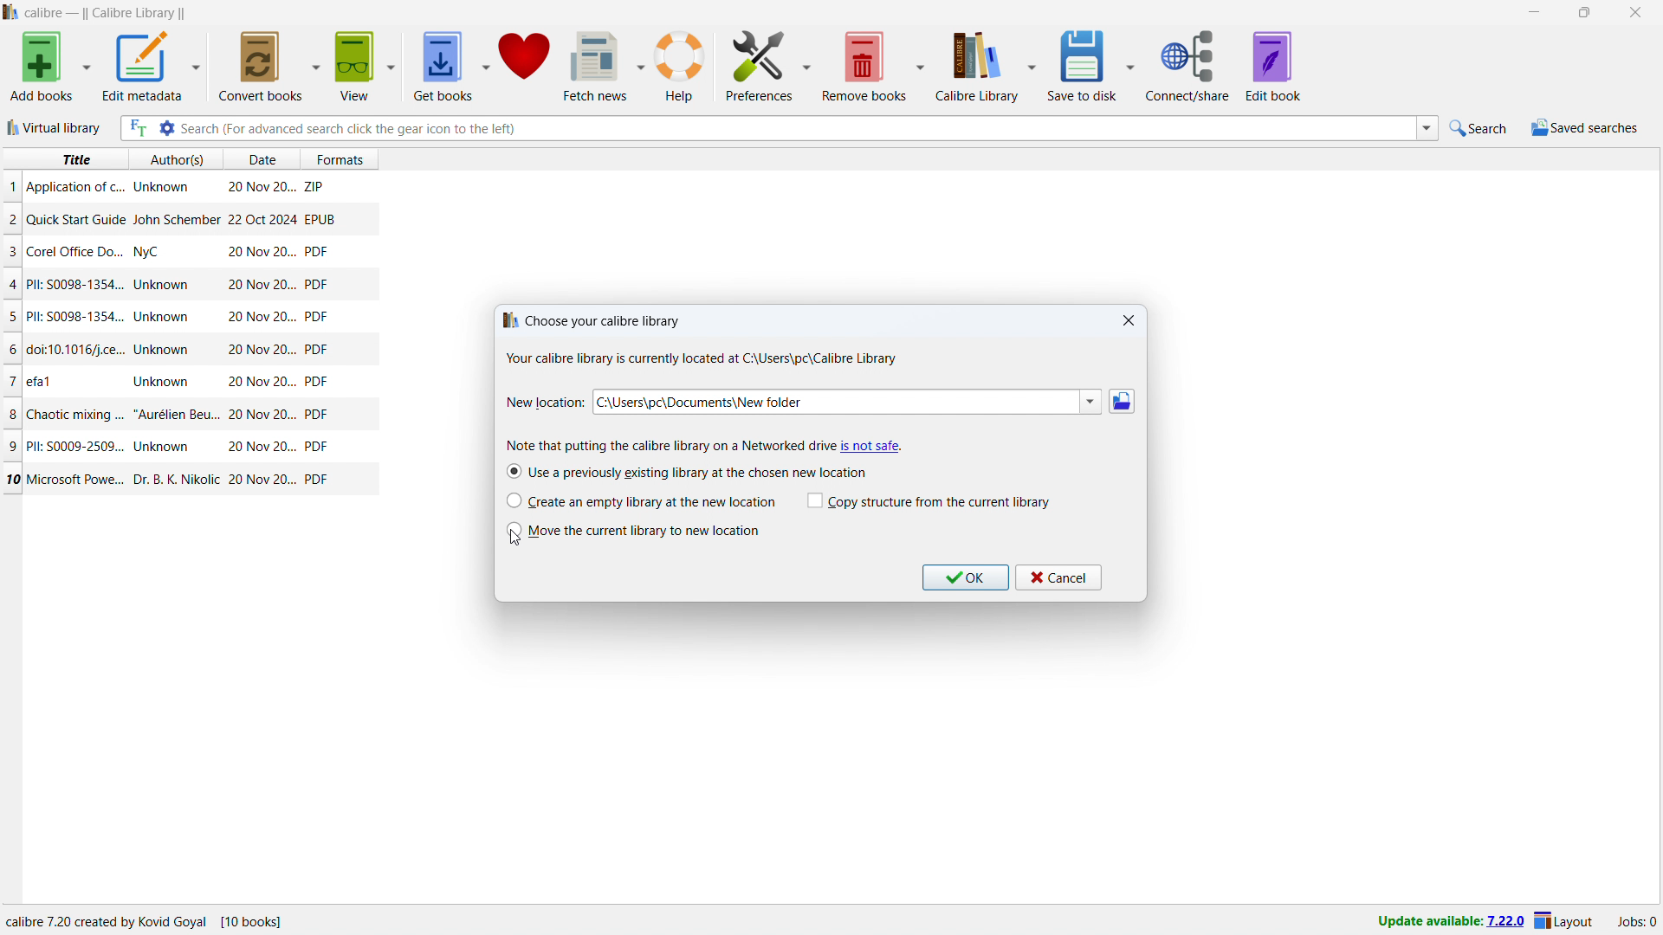 The width and height of the screenshot is (1663, 935). What do you see at coordinates (797, 128) in the screenshot?
I see `enter search string` at bounding box center [797, 128].